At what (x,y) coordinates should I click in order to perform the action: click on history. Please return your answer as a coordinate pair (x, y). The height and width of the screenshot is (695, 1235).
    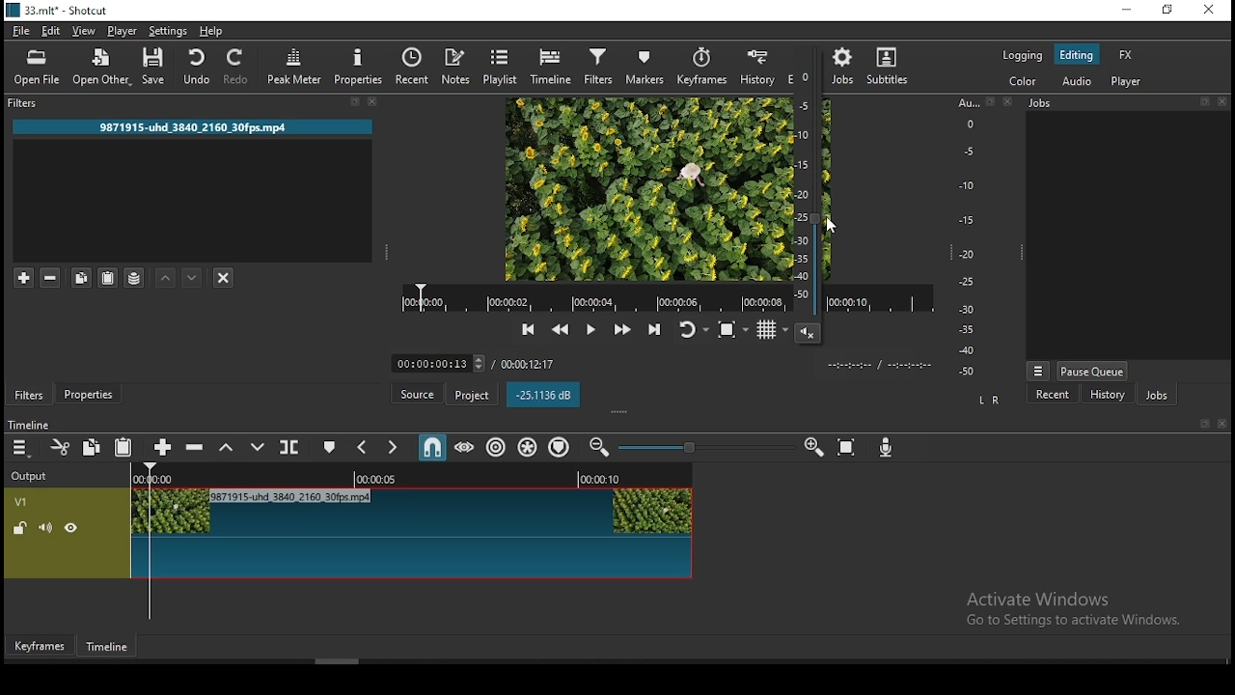
    Looking at the image, I should click on (1109, 393).